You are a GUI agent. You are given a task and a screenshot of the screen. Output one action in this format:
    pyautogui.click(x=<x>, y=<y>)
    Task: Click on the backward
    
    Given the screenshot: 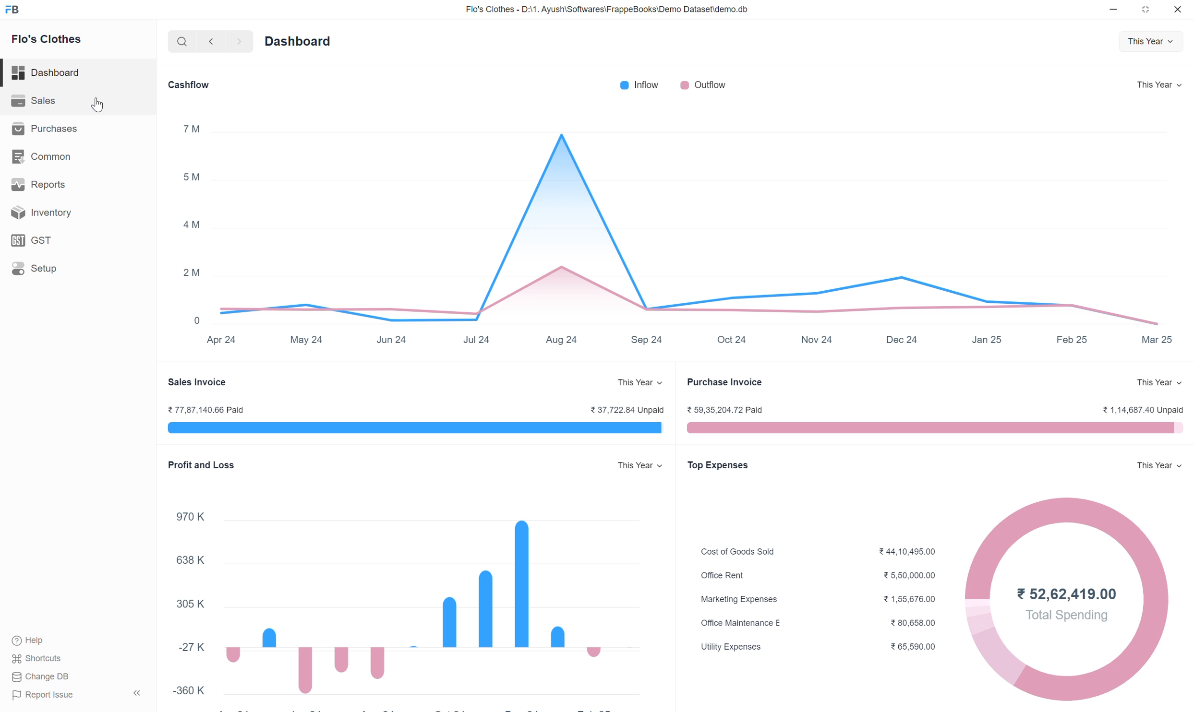 What is the action you would take?
    pyautogui.click(x=209, y=41)
    